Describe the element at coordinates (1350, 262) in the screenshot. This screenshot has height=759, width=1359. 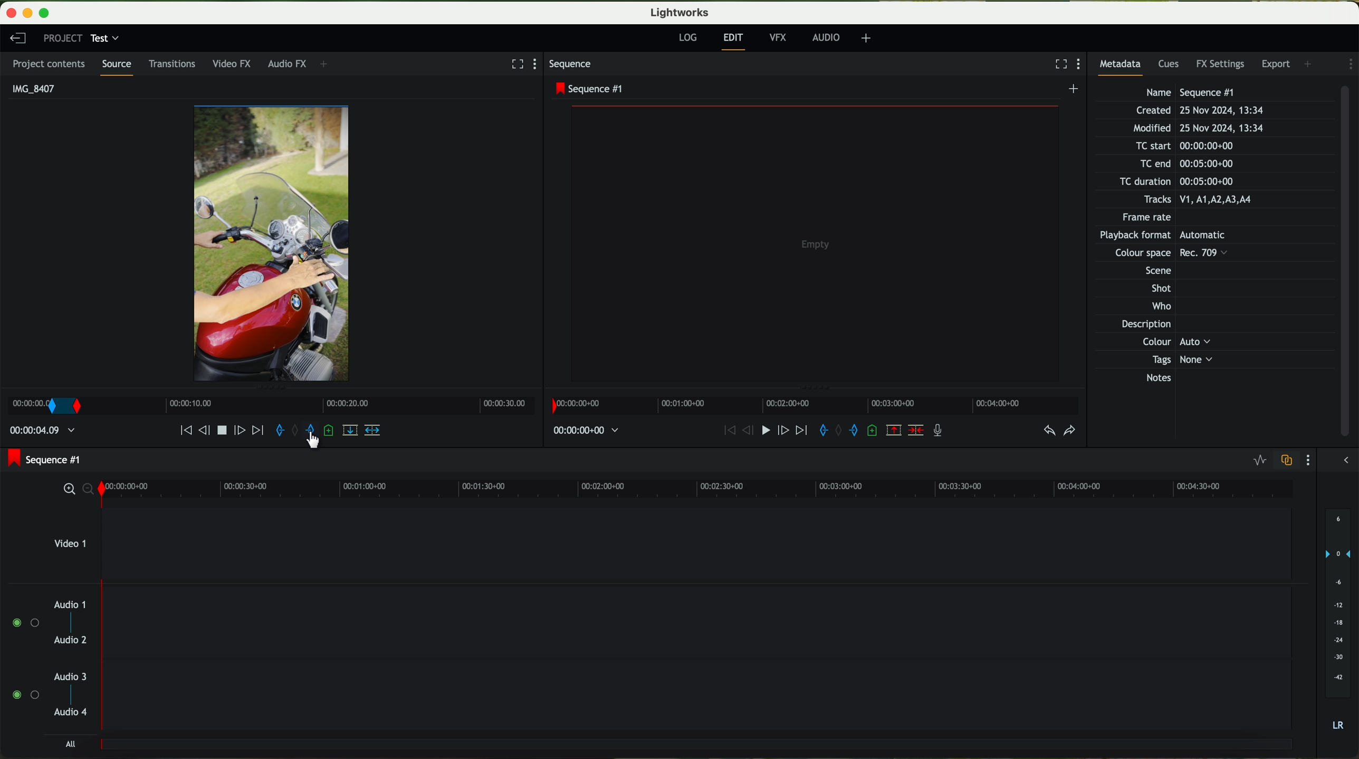
I see `scroll bar` at that location.